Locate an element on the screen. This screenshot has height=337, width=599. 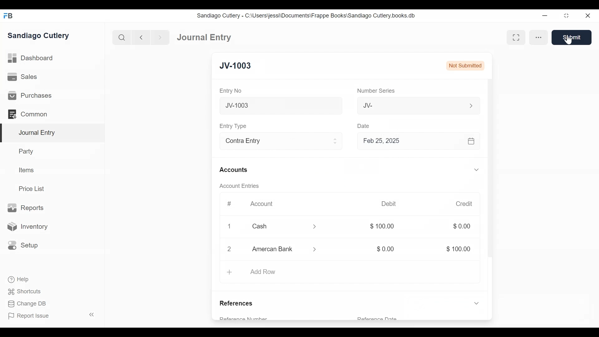
Expand is located at coordinates (336, 142).